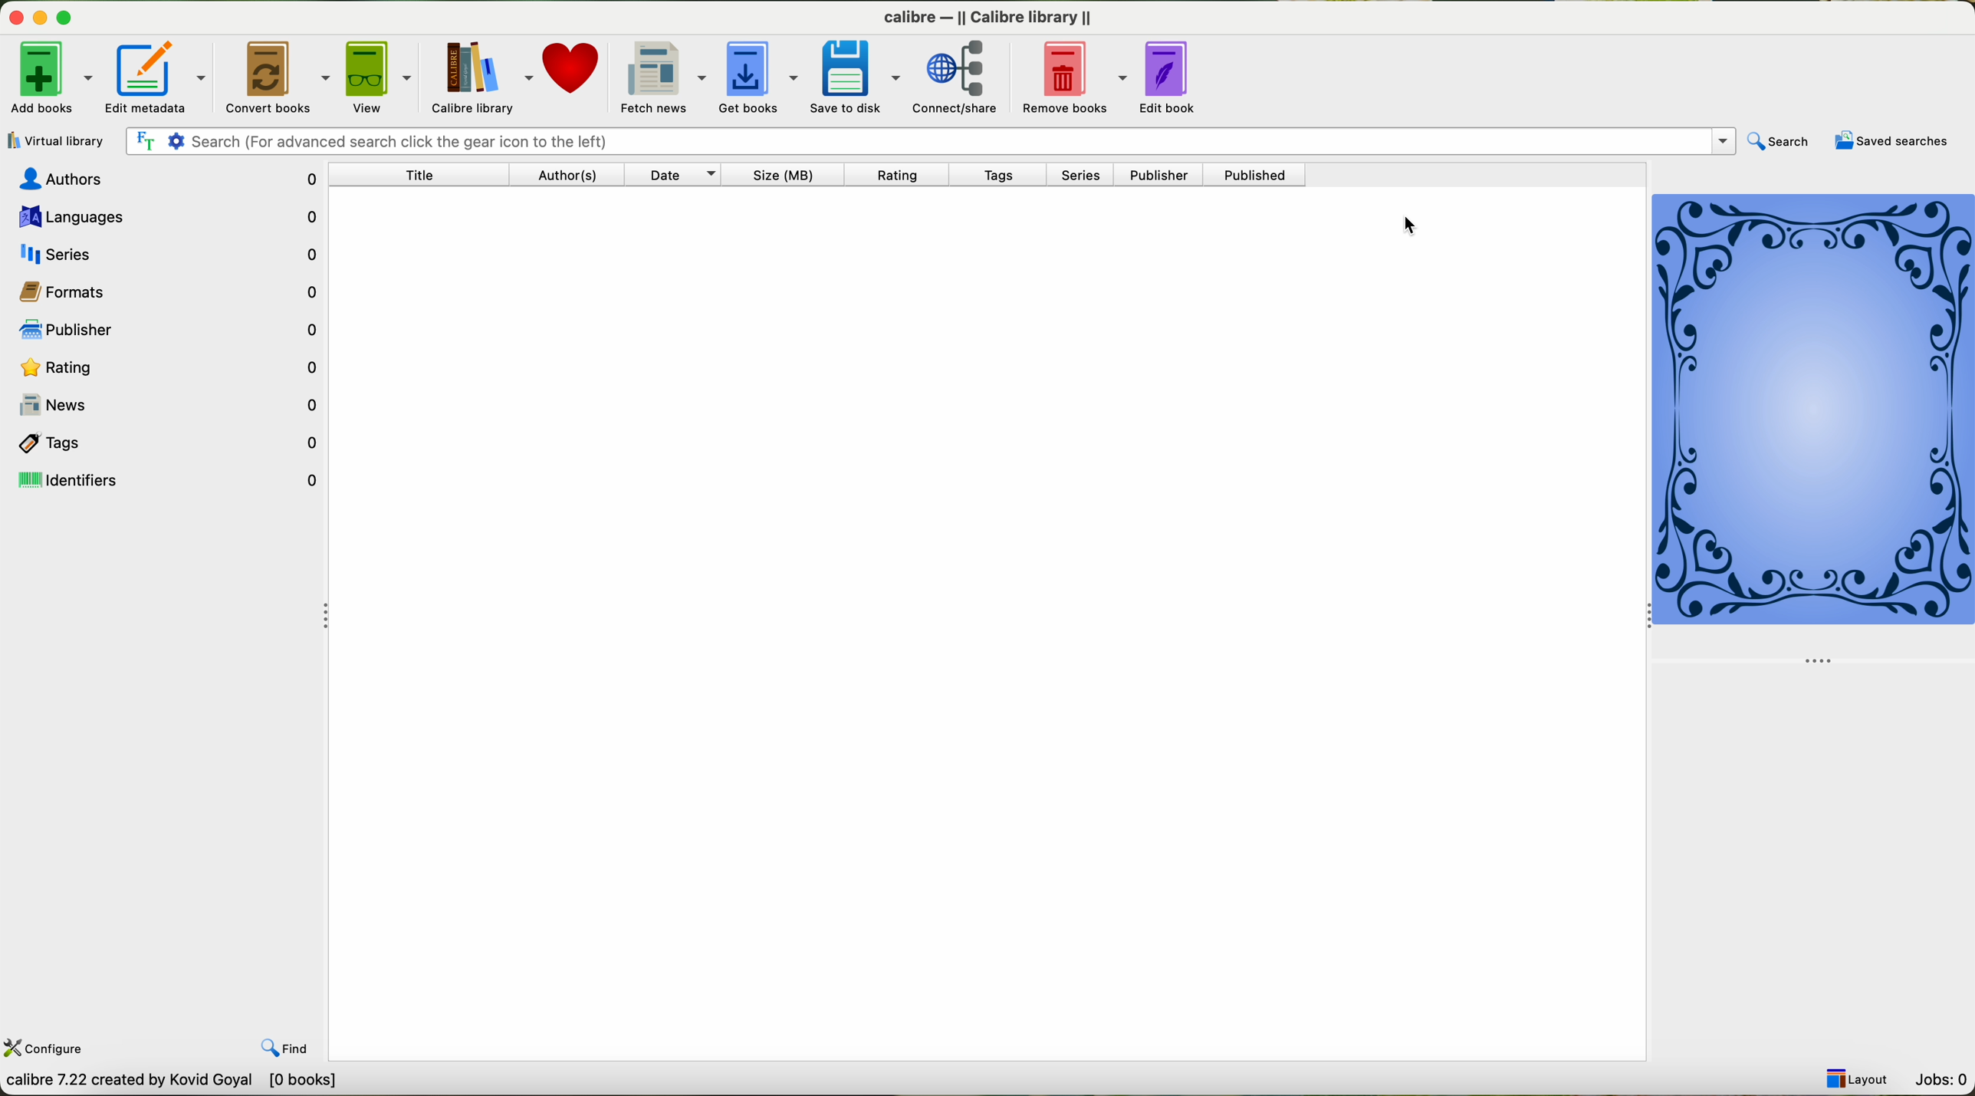  Describe the element at coordinates (65, 17) in the screenshot. I see `maximize` at that location.